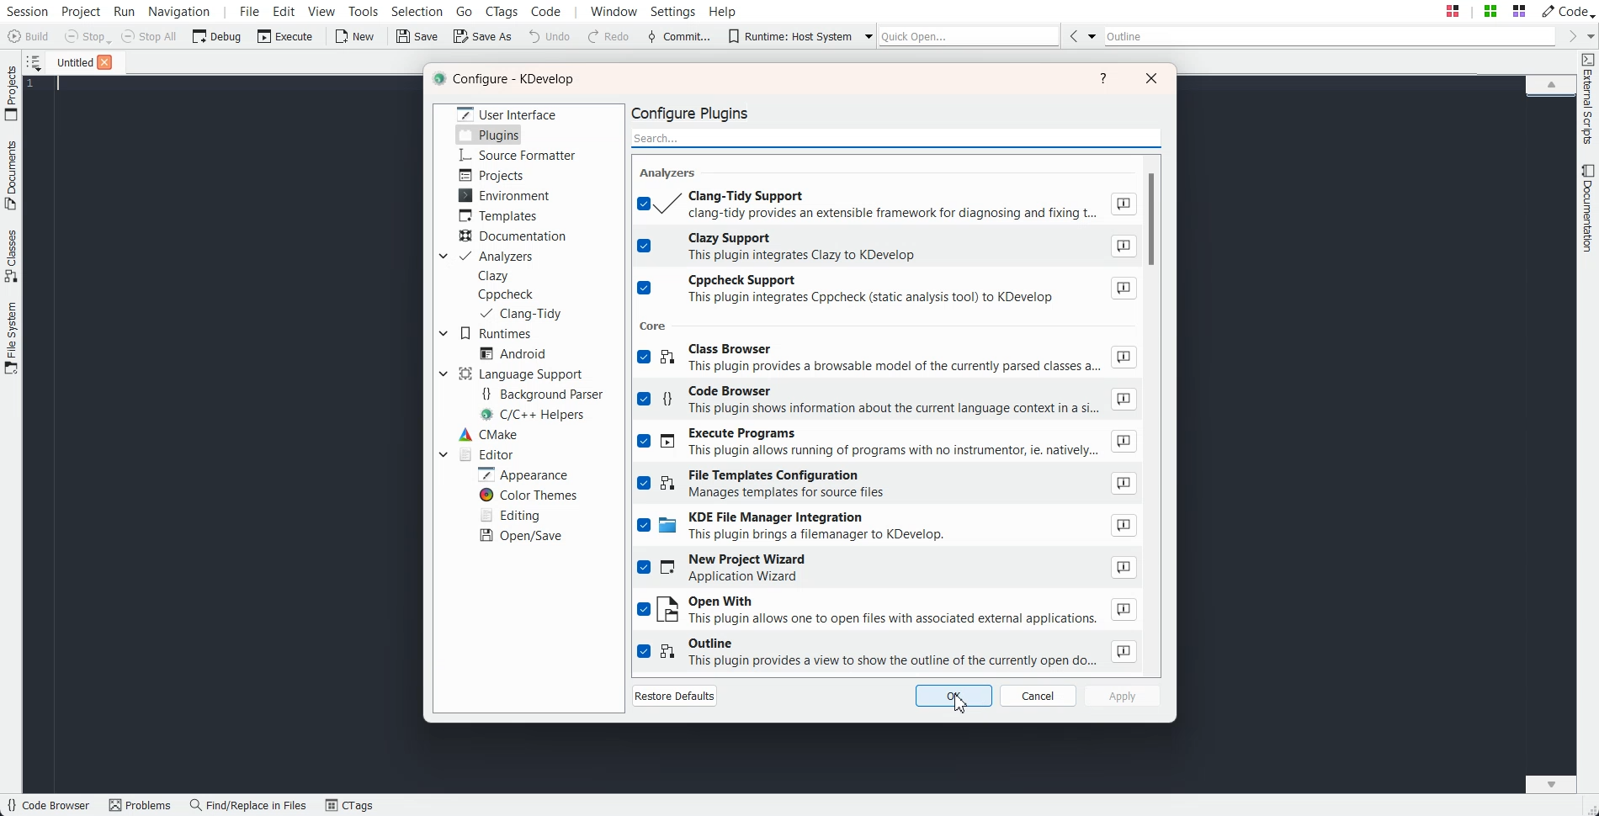  I want to click on Editor, so click(485, 454).